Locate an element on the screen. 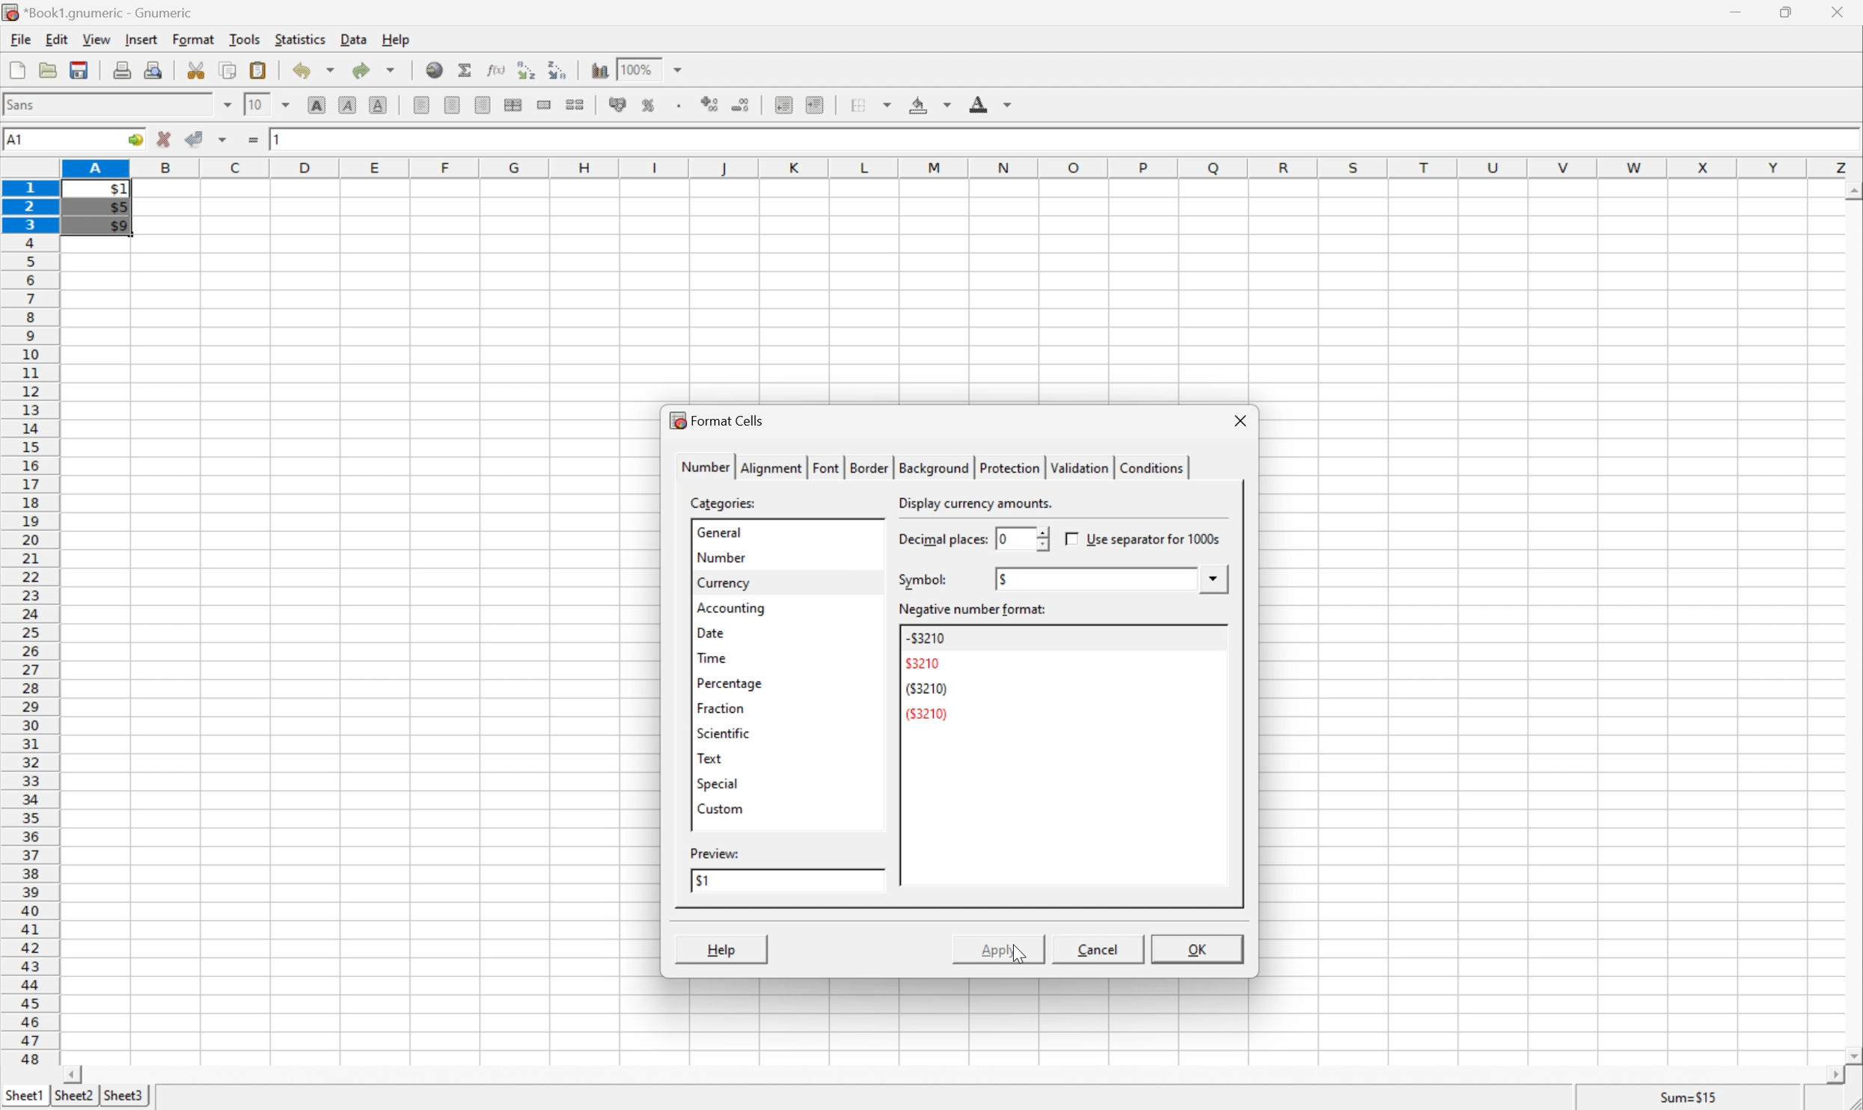  paste is located at coordinates (261, 70).